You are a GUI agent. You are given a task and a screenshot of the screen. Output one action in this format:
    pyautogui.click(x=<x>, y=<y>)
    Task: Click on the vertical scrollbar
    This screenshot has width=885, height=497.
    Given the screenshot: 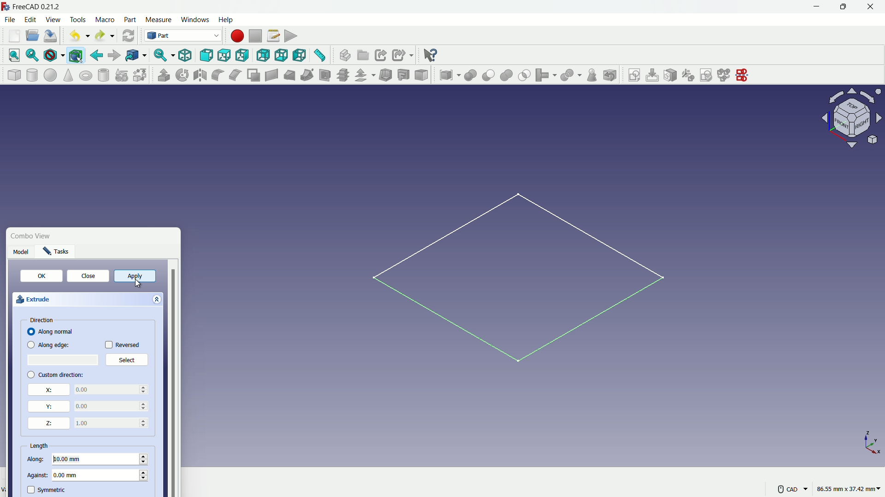 What is the action you would take?
    pyautogui.click(x=175, y=378)
    